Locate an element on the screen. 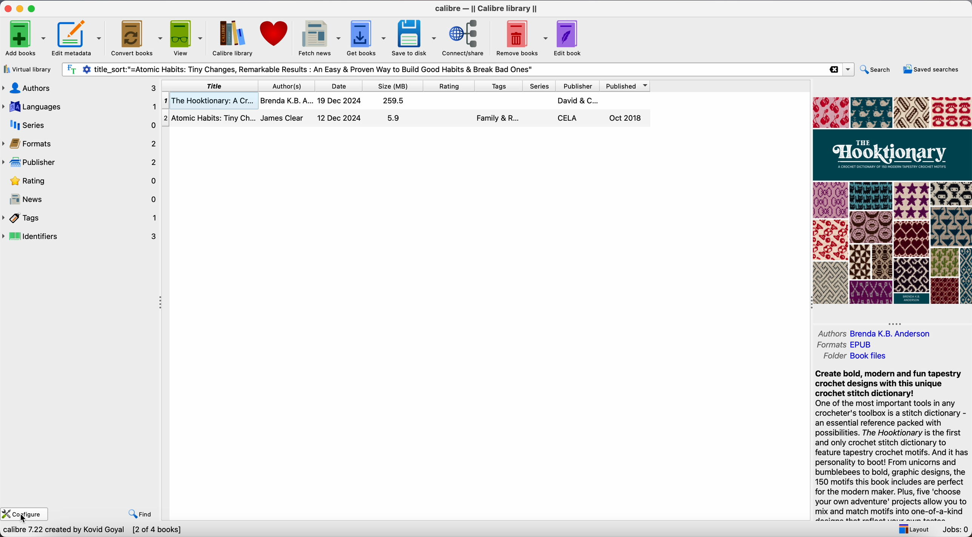  publisher is located at coordinates (80, 162).